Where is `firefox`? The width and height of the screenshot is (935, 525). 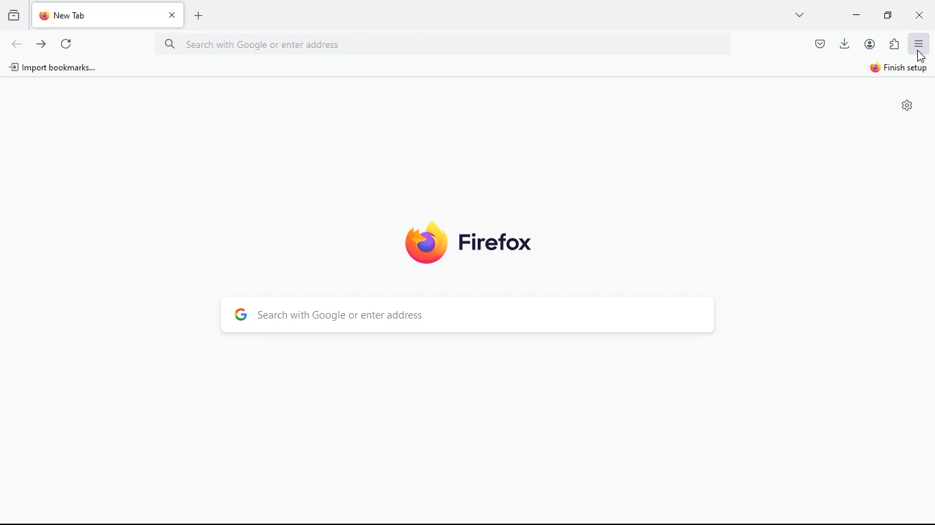 firefox is located at coordinates (473, 244).